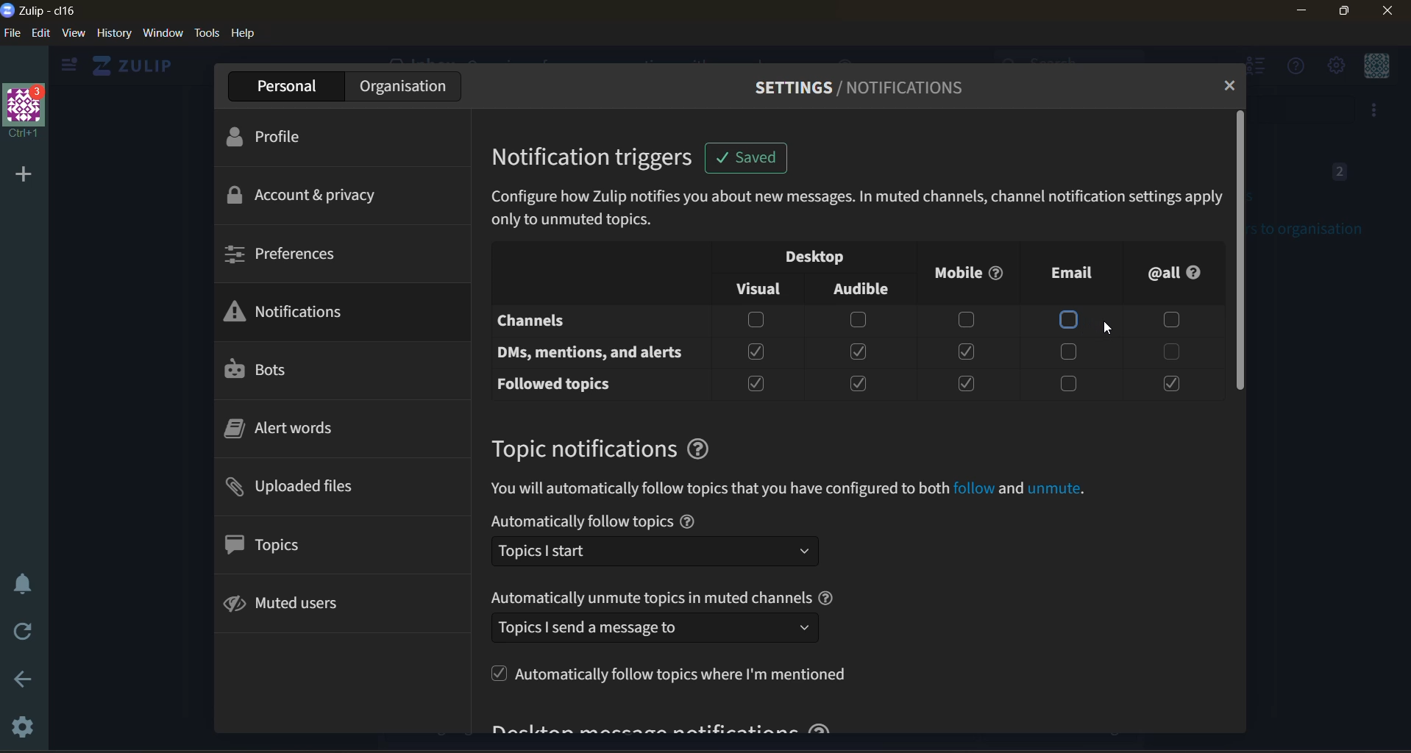 The height and width of the screenshot is (753, 1411). I want to click on settings, so click(18, 724).